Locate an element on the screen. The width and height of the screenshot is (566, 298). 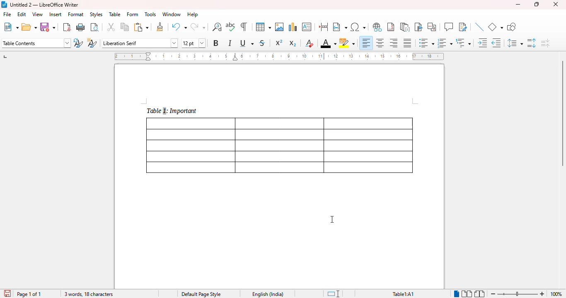
page style is located at coordinates (201, 294).